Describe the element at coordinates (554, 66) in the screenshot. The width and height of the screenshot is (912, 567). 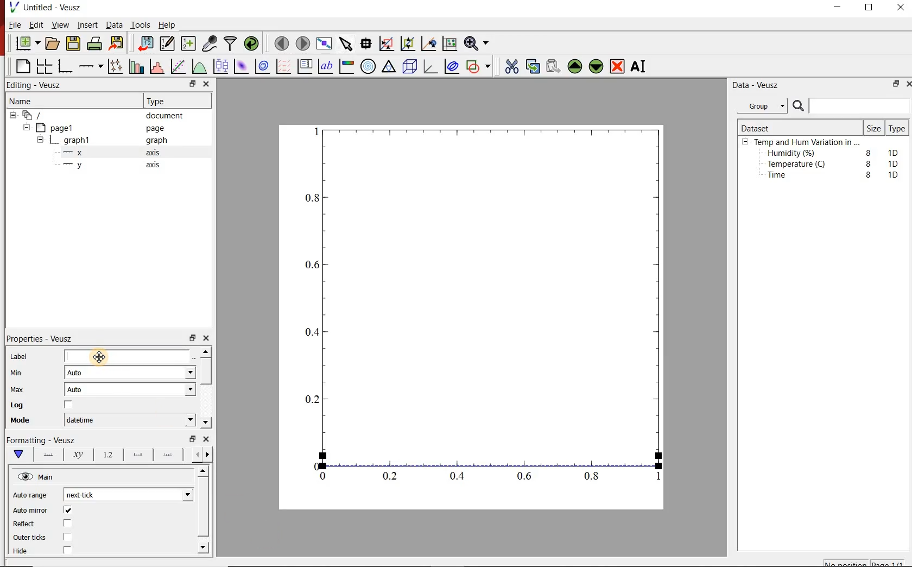
I see `Paste widget from the clipboard` at that location.